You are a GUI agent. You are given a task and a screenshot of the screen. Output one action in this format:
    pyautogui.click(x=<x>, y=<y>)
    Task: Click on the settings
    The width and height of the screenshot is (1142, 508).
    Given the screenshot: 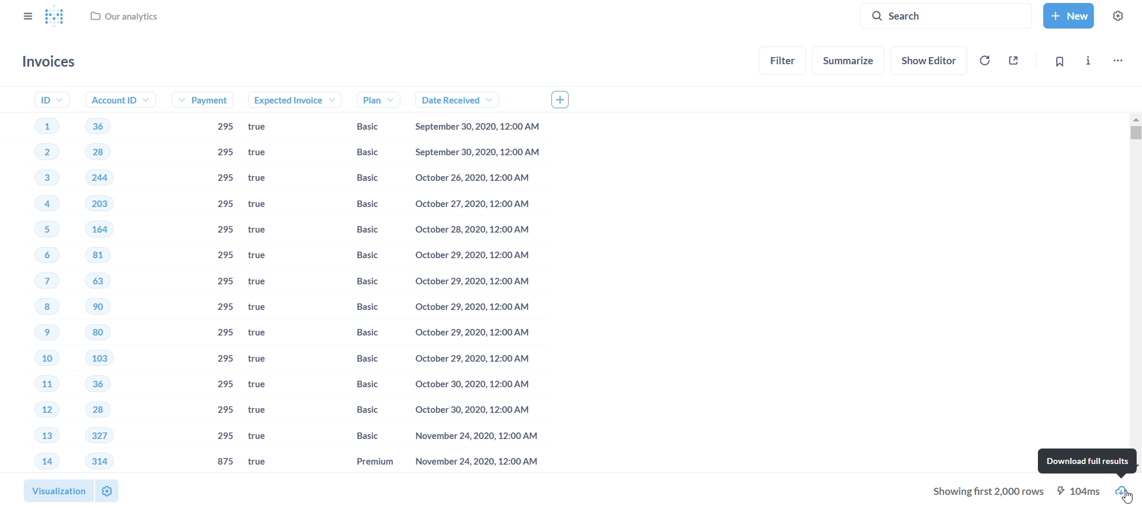 What is the action you would take?
    pyautogui.click(x=1122, y=15)
    